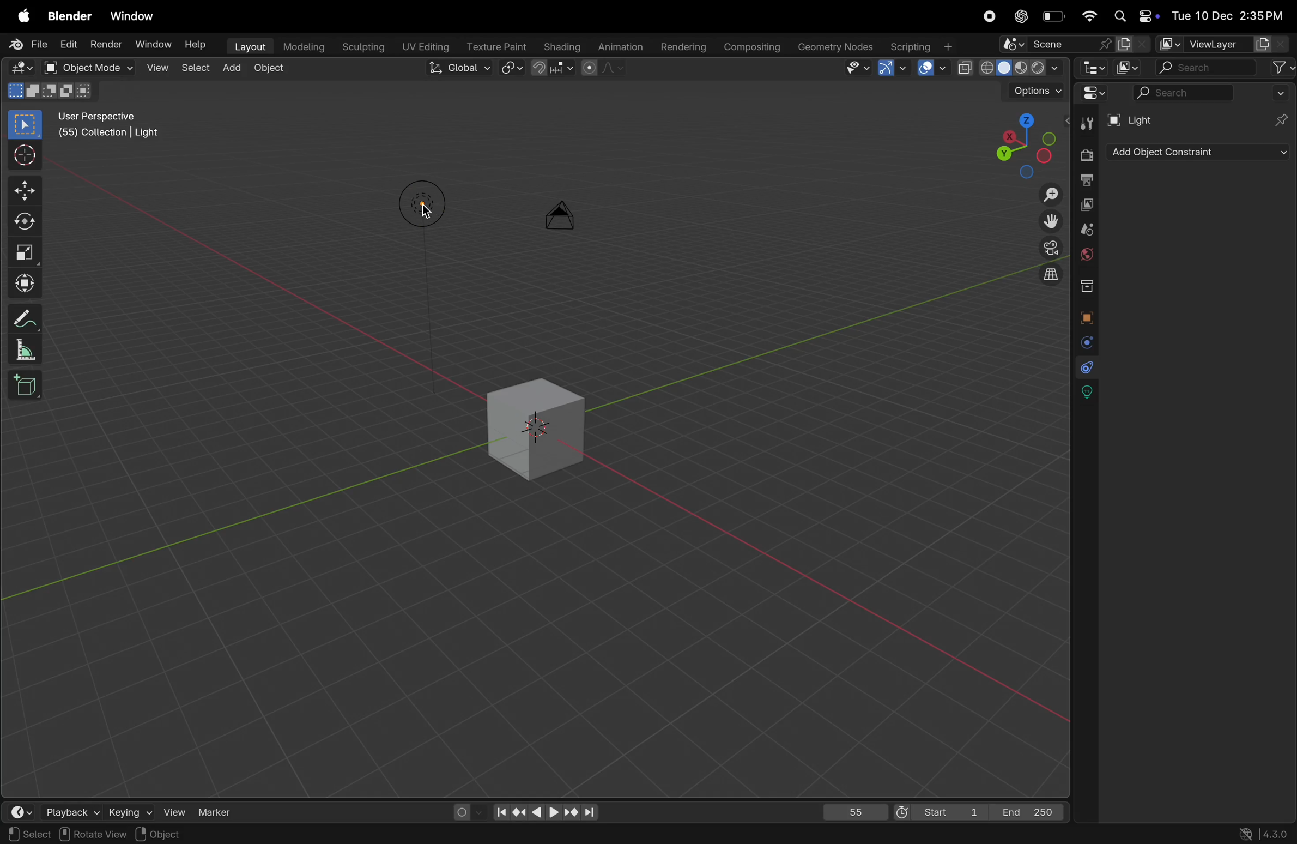  What do you see at coordinates (1090, 286) in the screenshot?
I see `collection` at bounding box center [1090, 286].